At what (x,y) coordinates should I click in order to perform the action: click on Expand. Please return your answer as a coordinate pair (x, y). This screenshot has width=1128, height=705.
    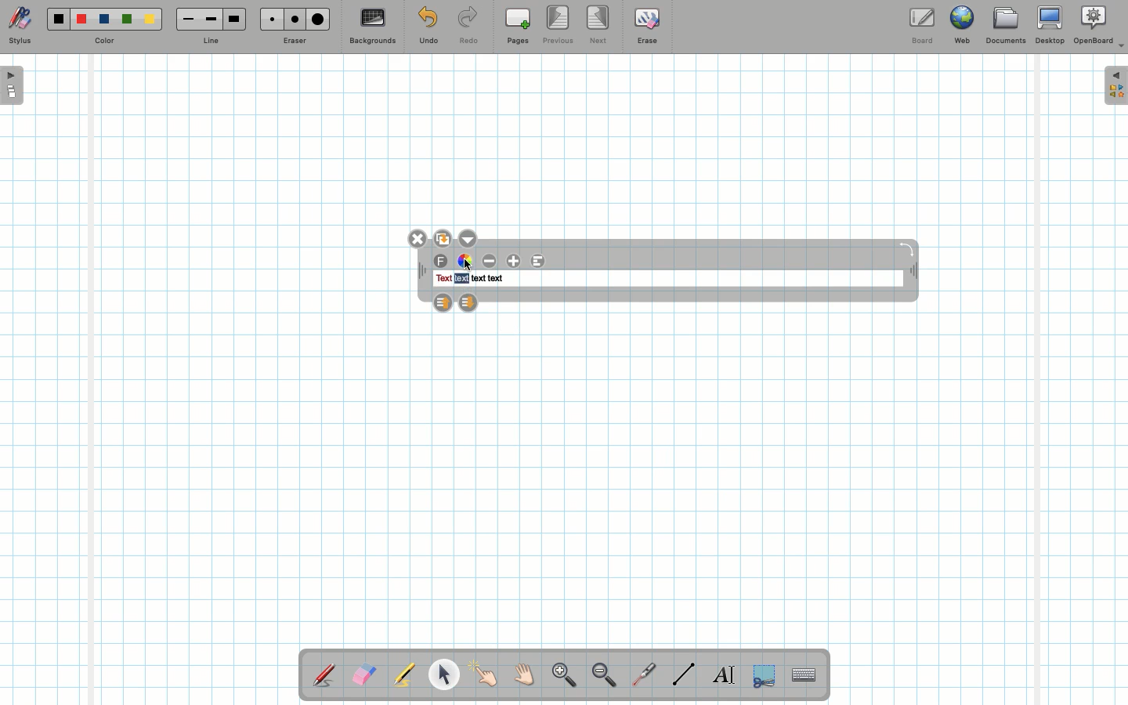
    Looking at the image, I should click on (1115, 85).